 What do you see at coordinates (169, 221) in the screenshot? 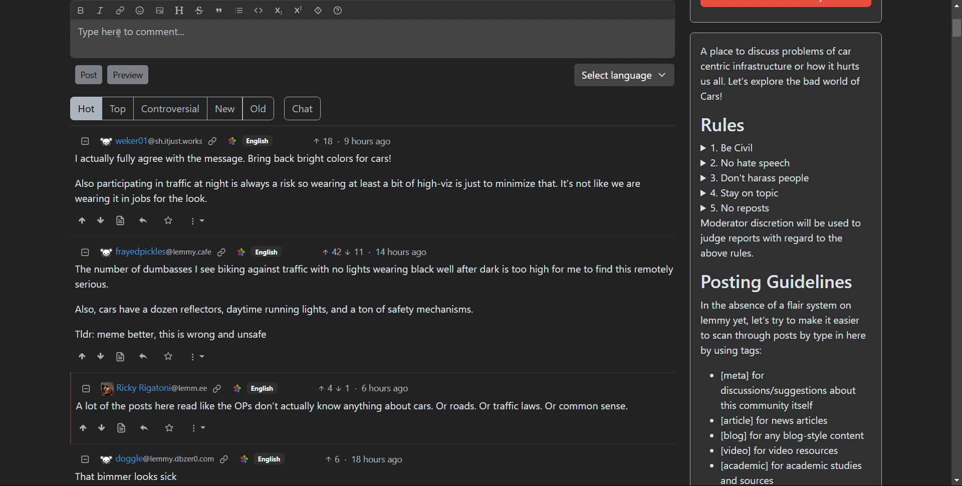
I see `Starred` at bounding box center [169, 221].